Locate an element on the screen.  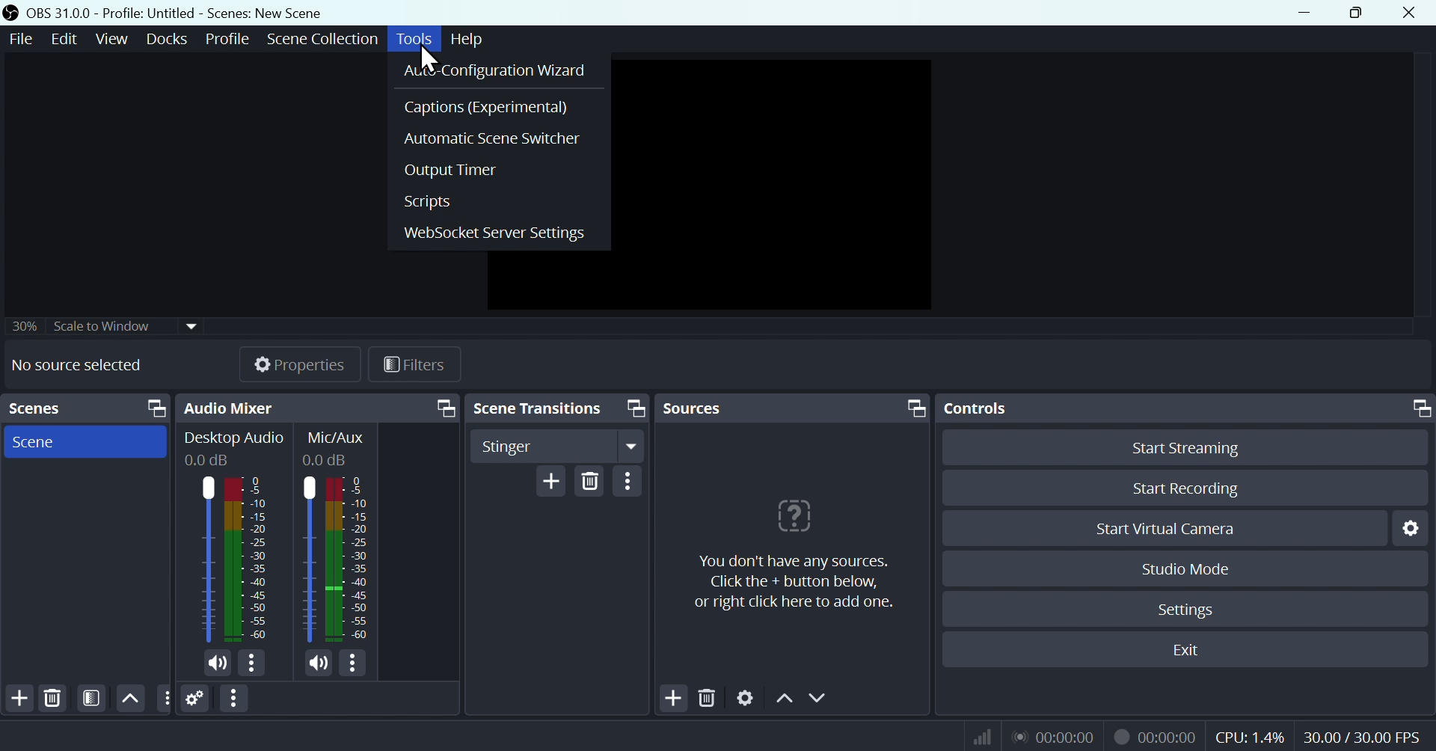
Properties is located at coordinates (286, 364).